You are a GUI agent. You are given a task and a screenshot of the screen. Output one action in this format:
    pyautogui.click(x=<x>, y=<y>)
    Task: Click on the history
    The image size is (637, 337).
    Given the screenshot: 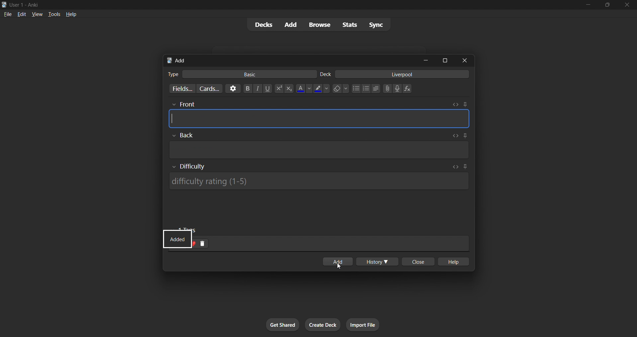 What is the action you would take?
    pyautogui.click(x=378, y=262)
    